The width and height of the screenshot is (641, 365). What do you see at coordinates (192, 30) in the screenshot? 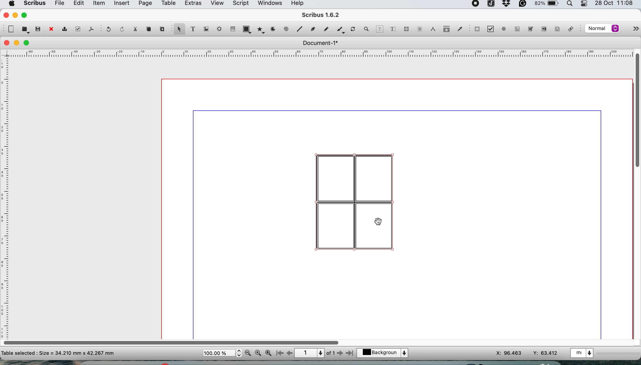
I see `text frame` at bounding box center [192, 30].